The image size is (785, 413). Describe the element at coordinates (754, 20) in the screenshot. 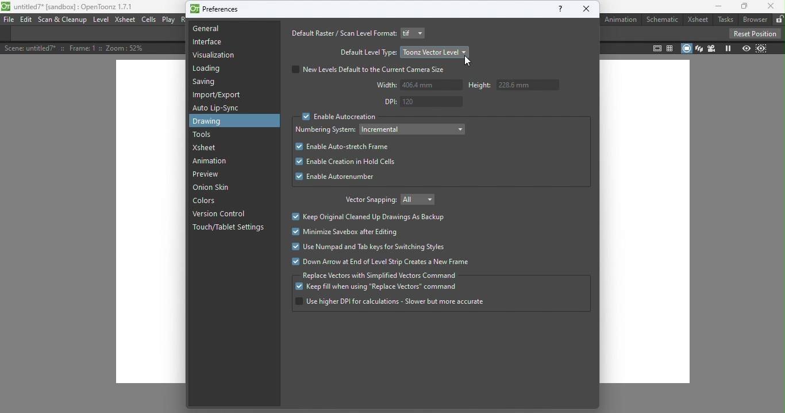

I see `Browser` at that location.